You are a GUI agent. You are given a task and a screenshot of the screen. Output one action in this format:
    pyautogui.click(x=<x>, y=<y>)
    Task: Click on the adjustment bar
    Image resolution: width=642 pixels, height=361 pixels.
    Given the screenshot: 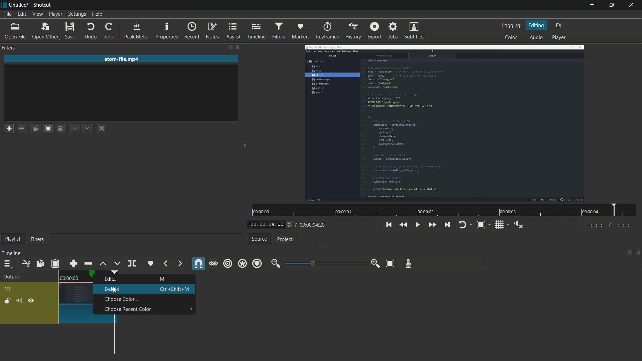 What is the action you would take?
    pyautogui.click(x=324, y=264)
    